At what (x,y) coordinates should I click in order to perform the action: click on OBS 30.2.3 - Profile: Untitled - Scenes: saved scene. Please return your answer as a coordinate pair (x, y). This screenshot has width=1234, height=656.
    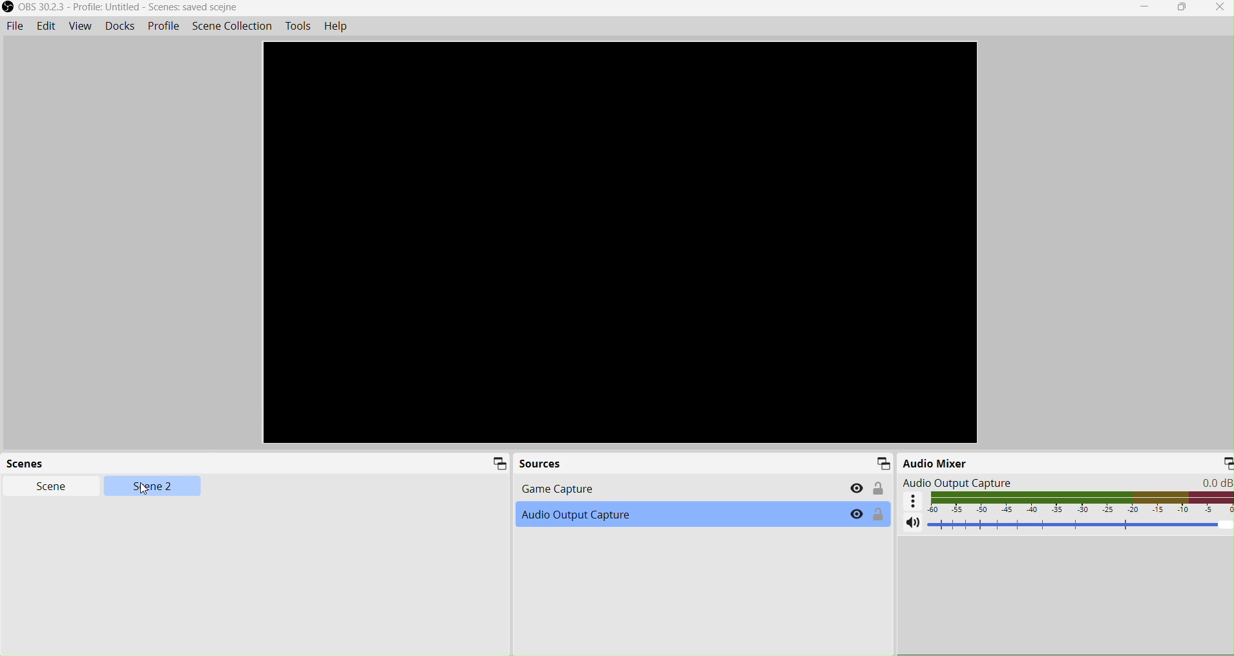
    Looking at the image, I should click on (122, 6).